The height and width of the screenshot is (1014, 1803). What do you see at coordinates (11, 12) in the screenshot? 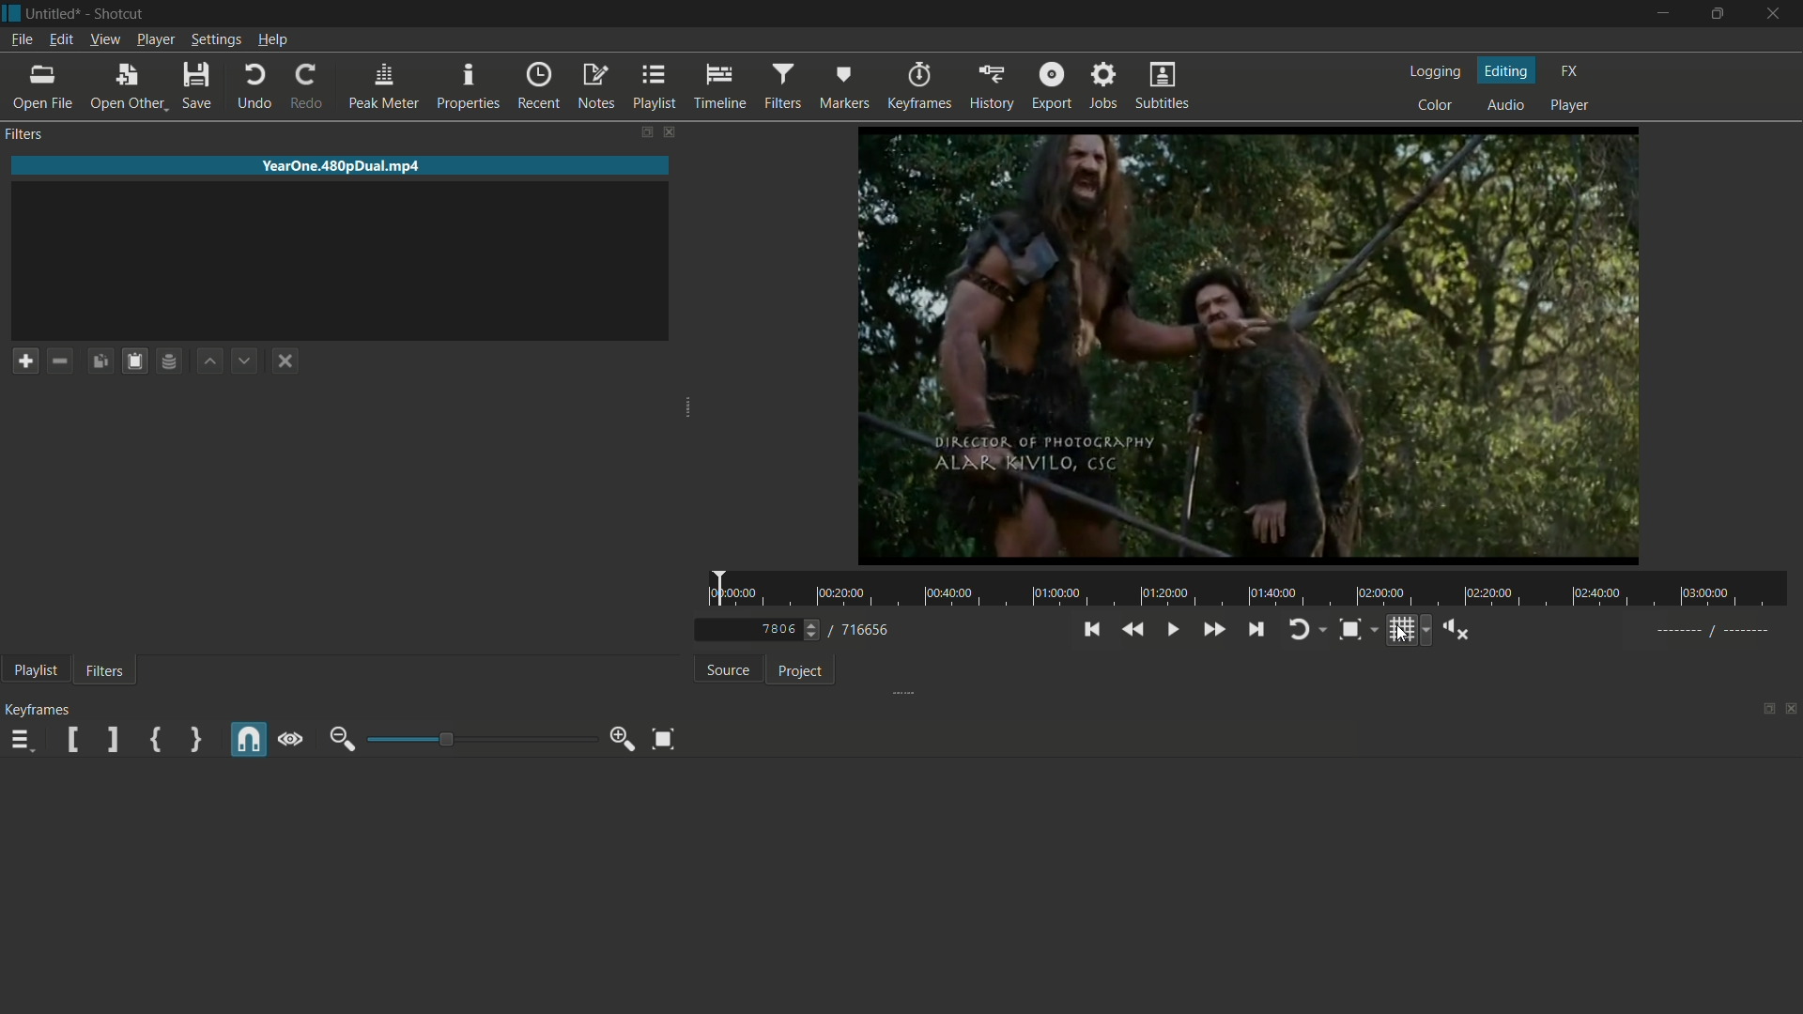
I see `app icon` at bounding box center [11, 12].